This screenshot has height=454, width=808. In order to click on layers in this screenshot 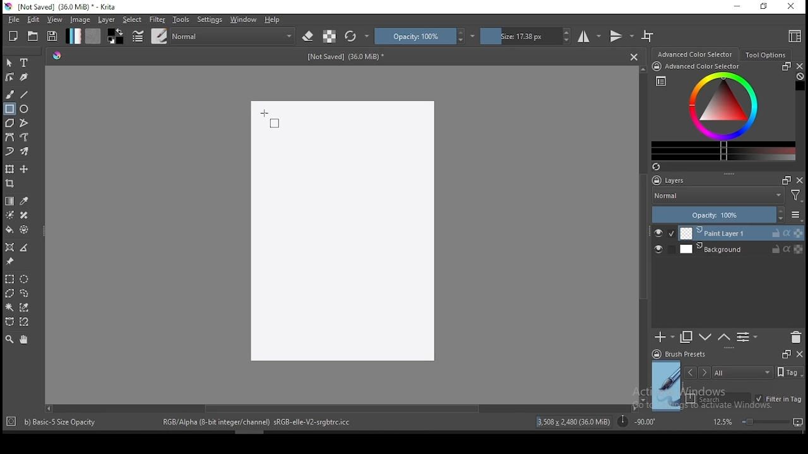, I will do `click(672, 181)`.